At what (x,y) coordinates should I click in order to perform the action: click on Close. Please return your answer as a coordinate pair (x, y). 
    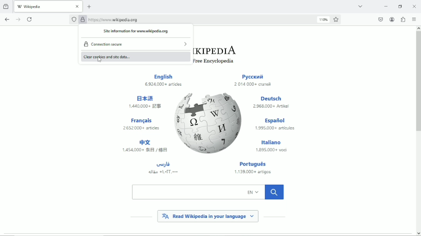
    Looking at the image, I should click on (414, 6).